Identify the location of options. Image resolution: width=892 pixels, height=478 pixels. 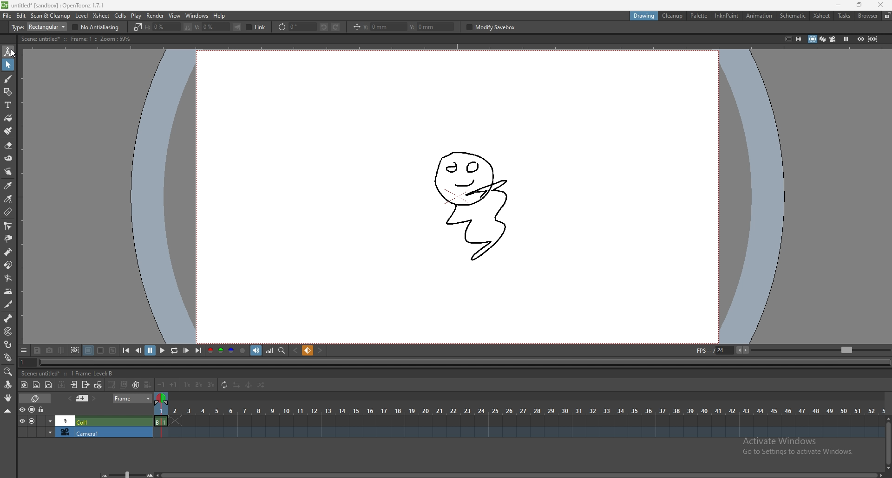
(24, 349).